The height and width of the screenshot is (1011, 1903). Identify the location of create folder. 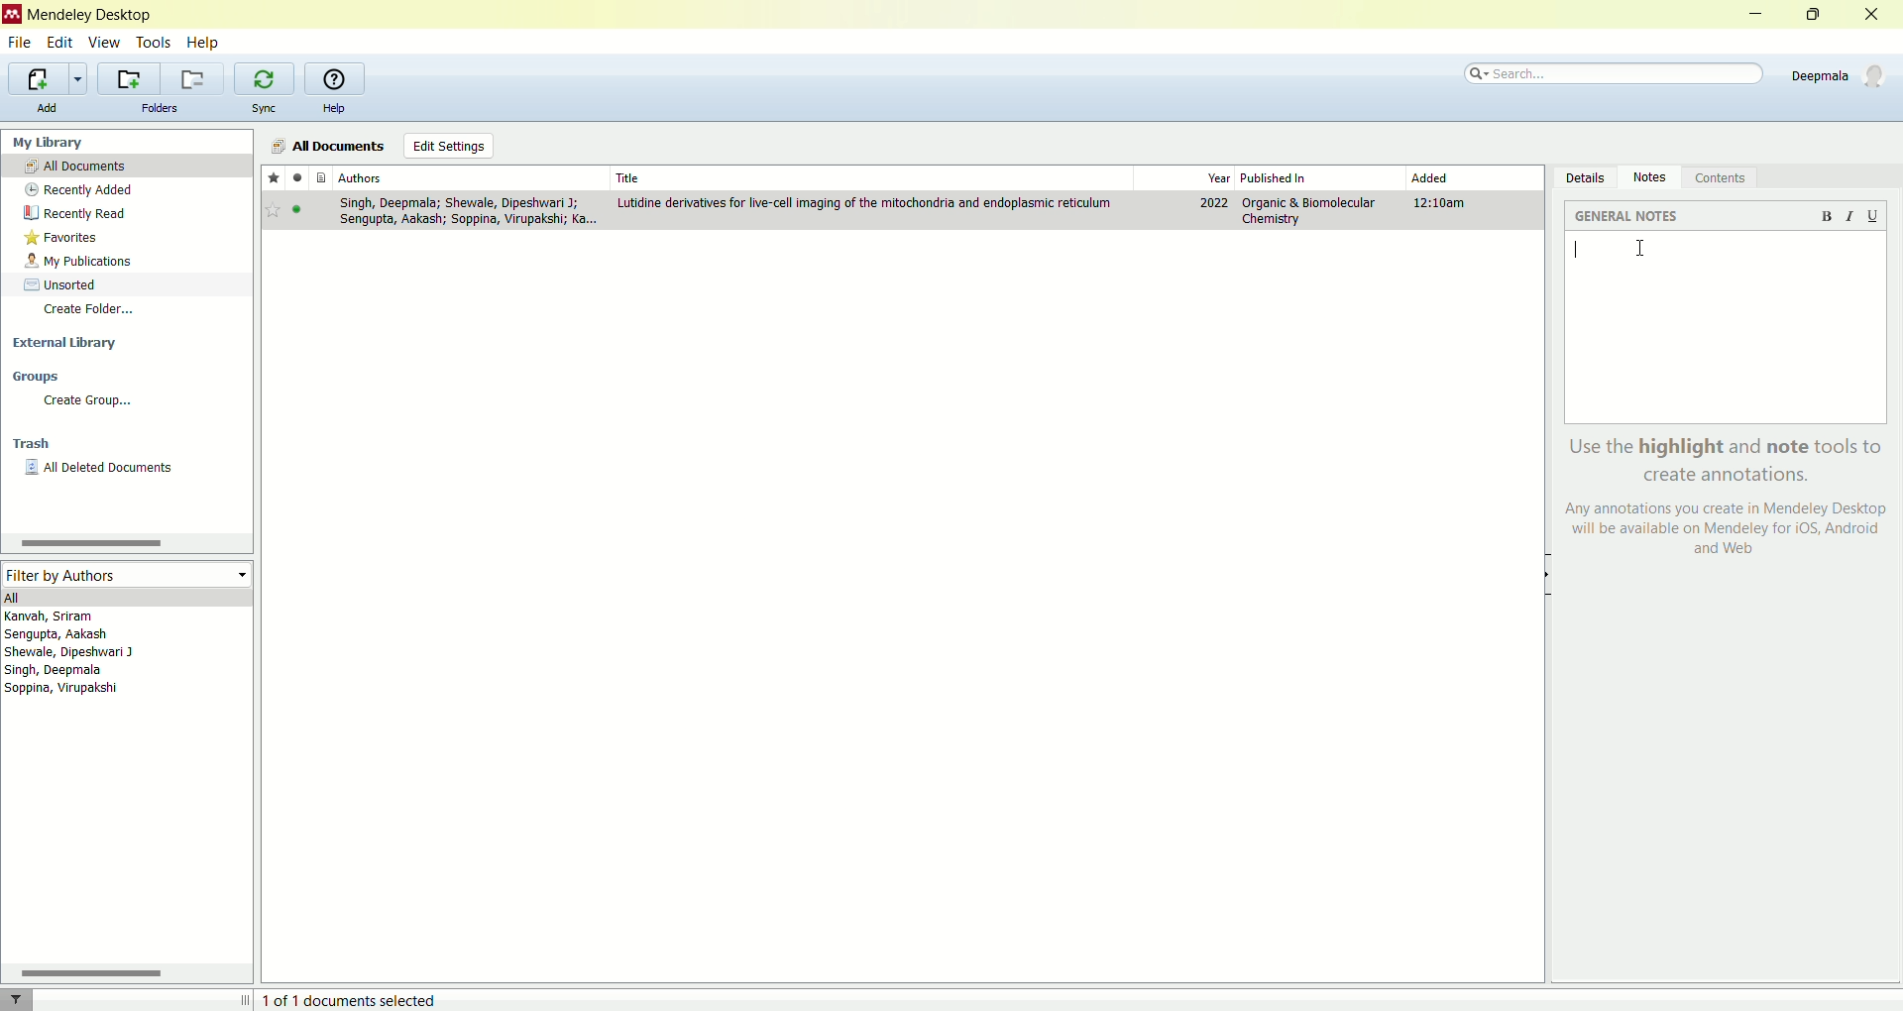
(127, 311).